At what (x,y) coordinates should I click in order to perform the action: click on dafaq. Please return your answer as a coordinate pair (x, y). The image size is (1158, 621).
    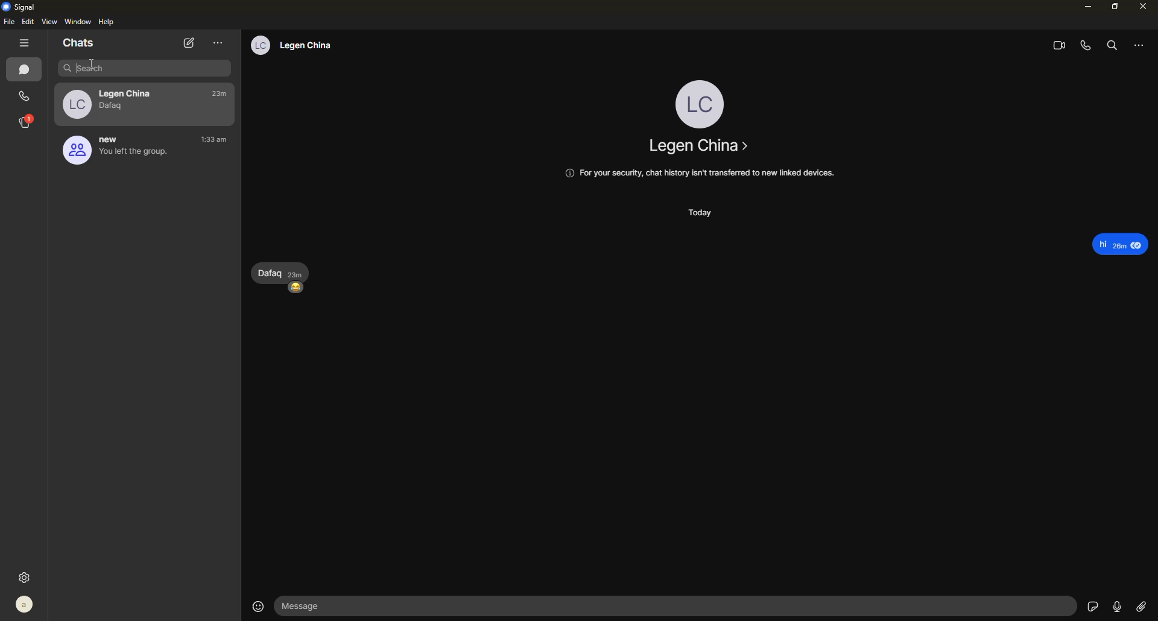
    Looking at the image, I should click on (125, 109).